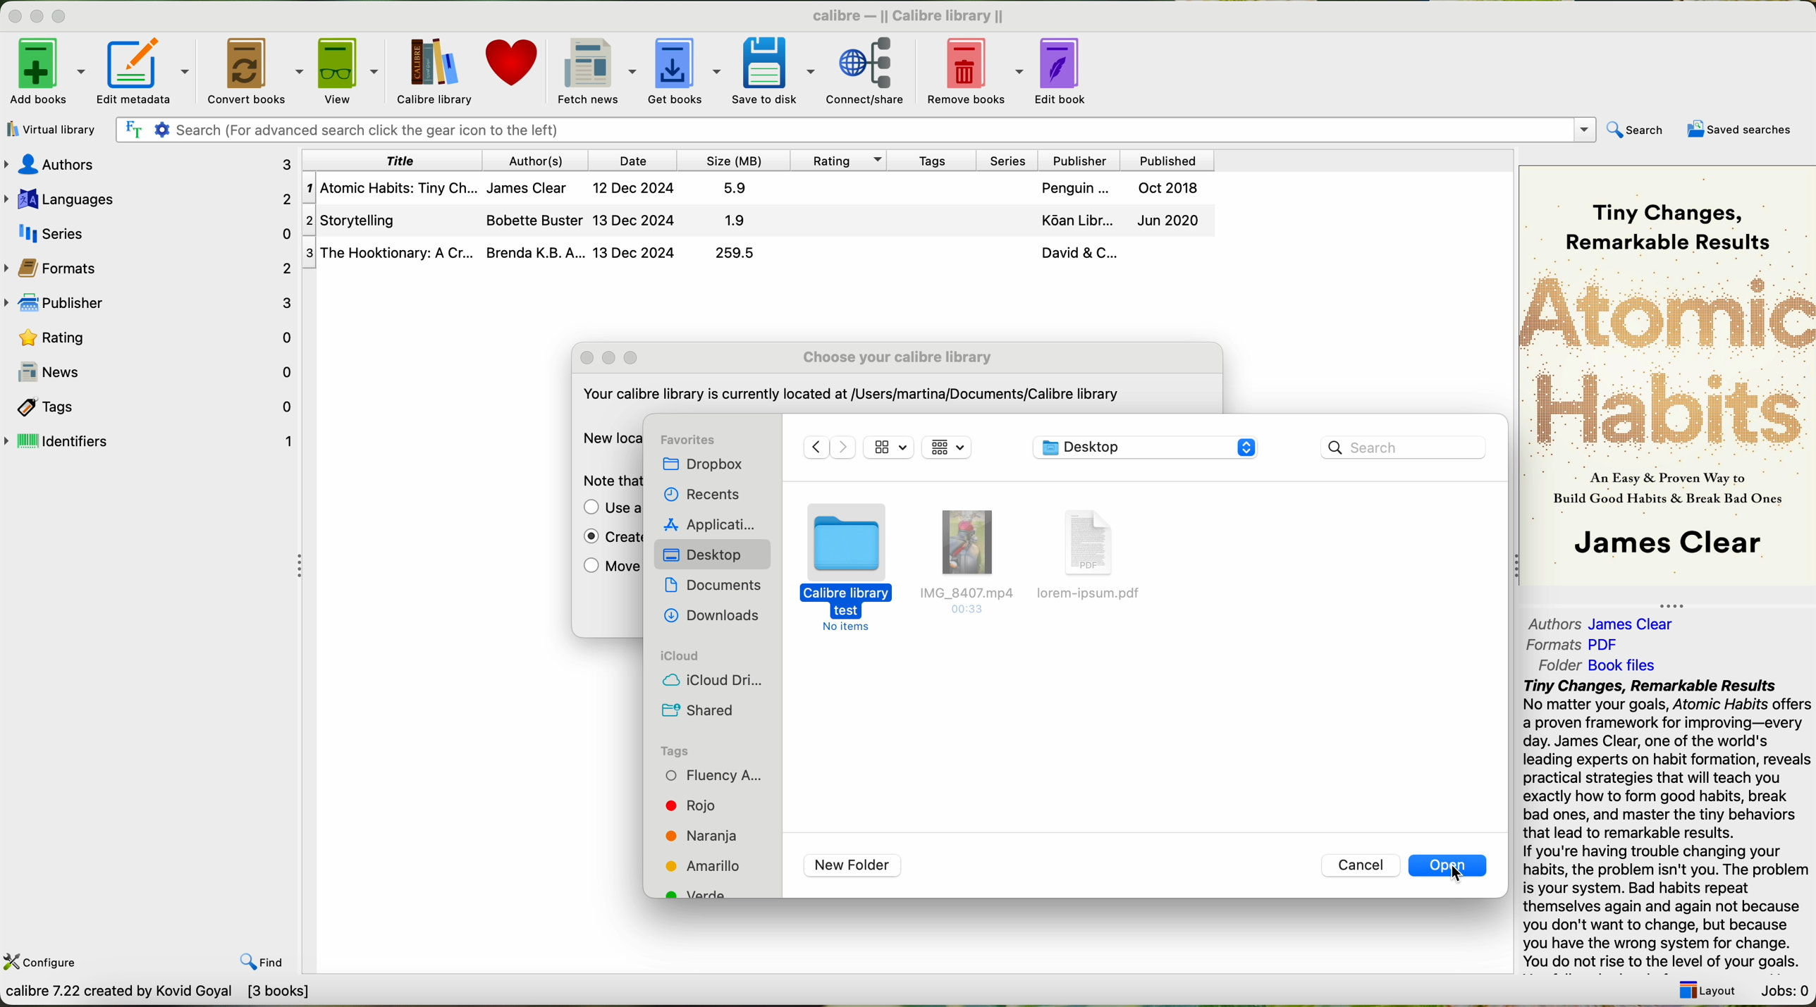  Describe the element at coordinates (153, 304) in the screenshot. I see `publisher` at that location.